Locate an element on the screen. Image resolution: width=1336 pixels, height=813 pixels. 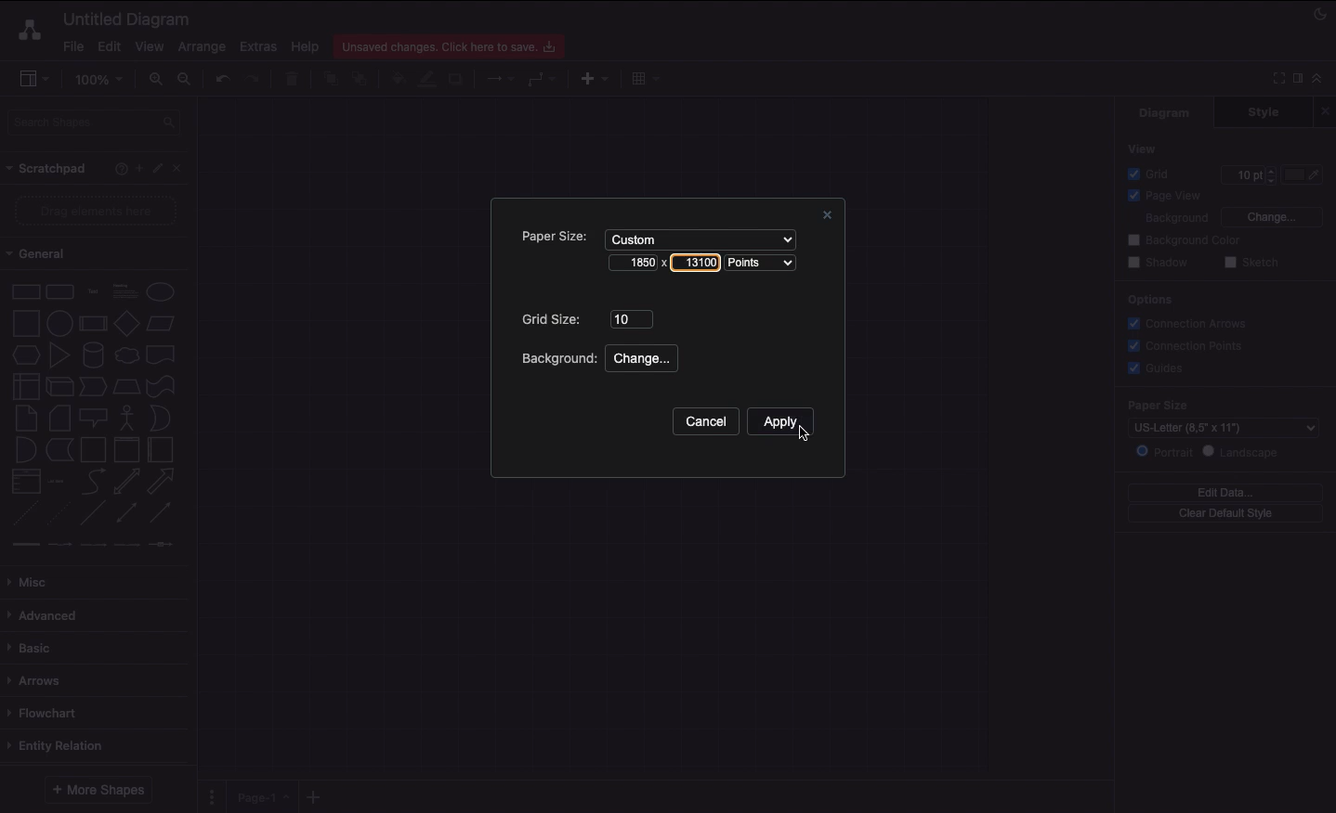
Document is located at coordinates (162, 355).